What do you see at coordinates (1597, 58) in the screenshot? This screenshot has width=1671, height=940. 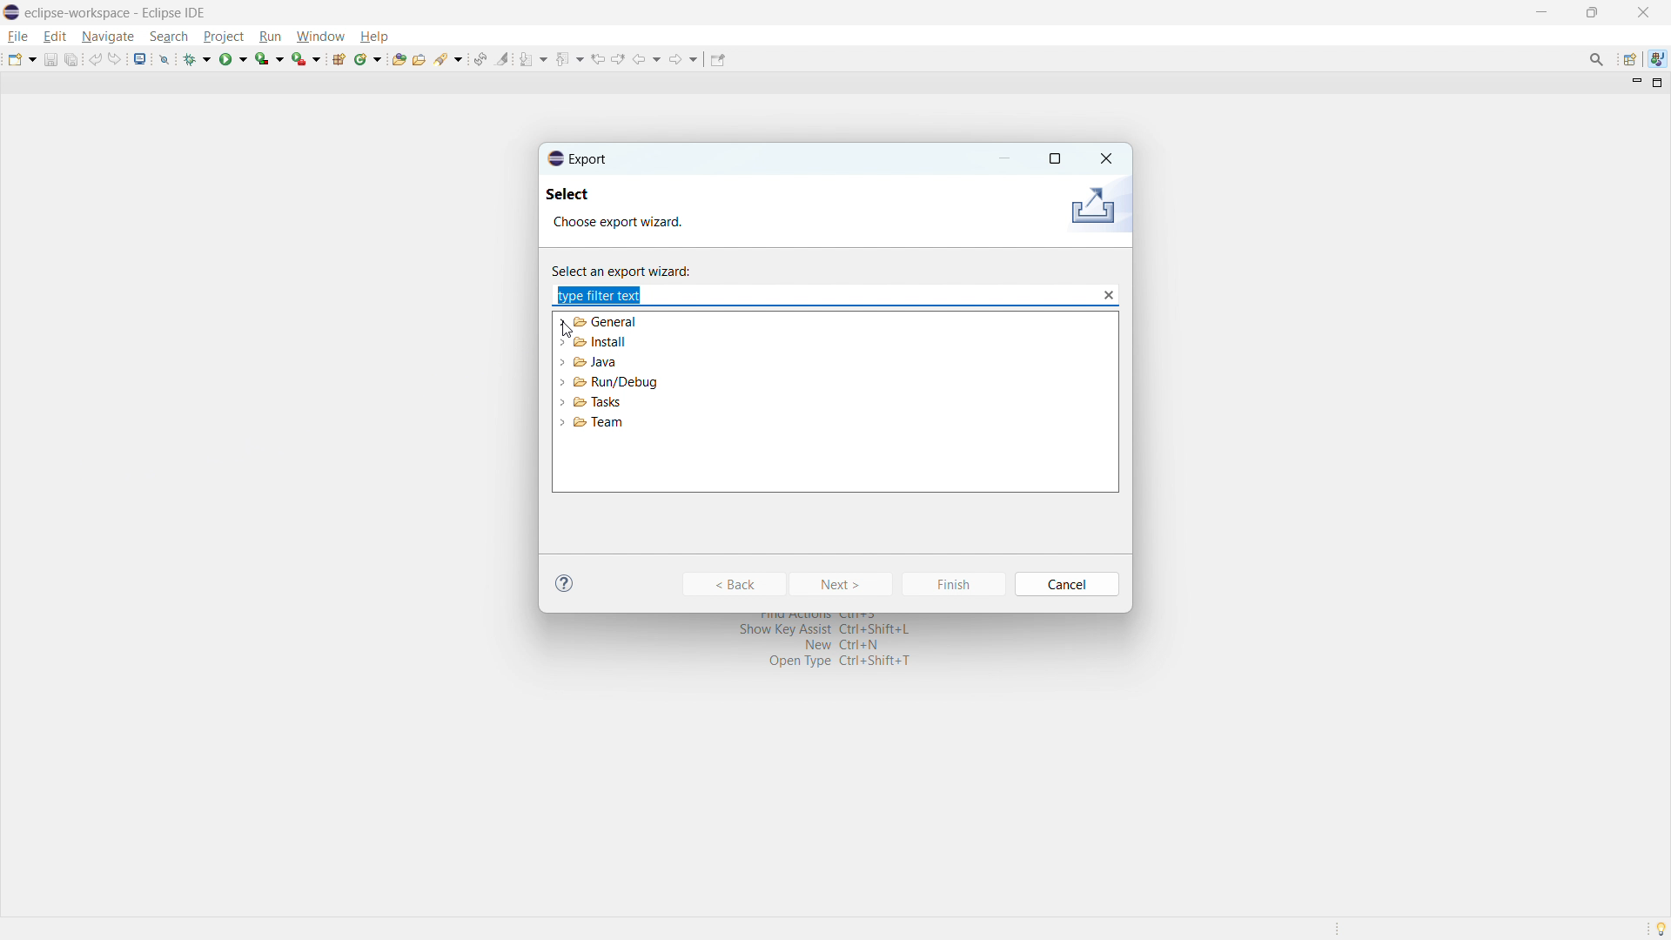 I see `access commands and other items` at bounding box center [1597, 58].